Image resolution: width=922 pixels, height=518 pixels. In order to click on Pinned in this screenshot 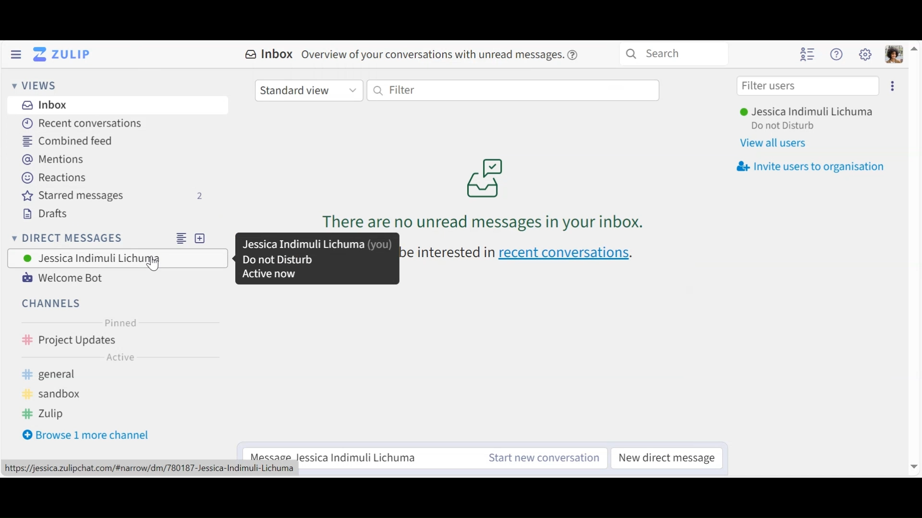, I will do `click(121, 323)`.